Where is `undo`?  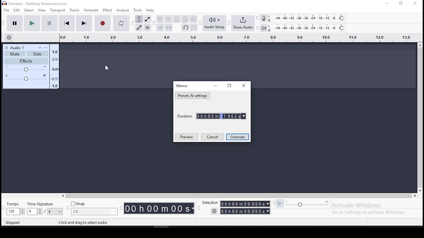
undo is located at coordinates (185, 27).